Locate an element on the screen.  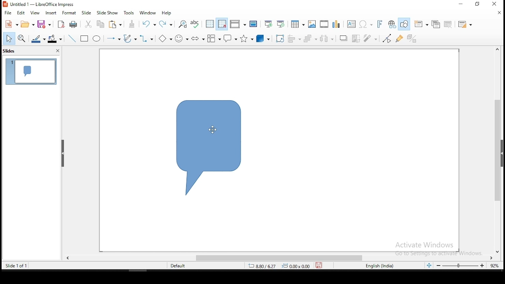
0.00x0.00 is located at coordinates (297, 266).